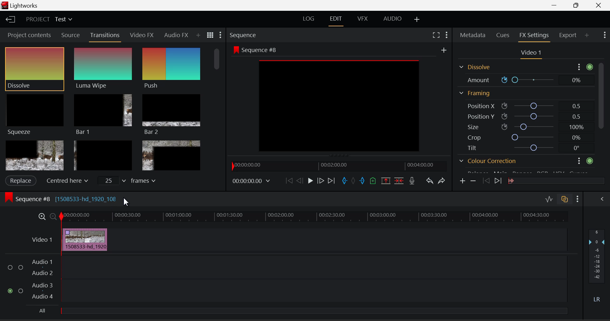 The height and width of the screenshot is (321, 610). What do you see at coordinates (412, 181) in the screenshot?
I see `Record Voiceover` at bounding box center [412, 181].